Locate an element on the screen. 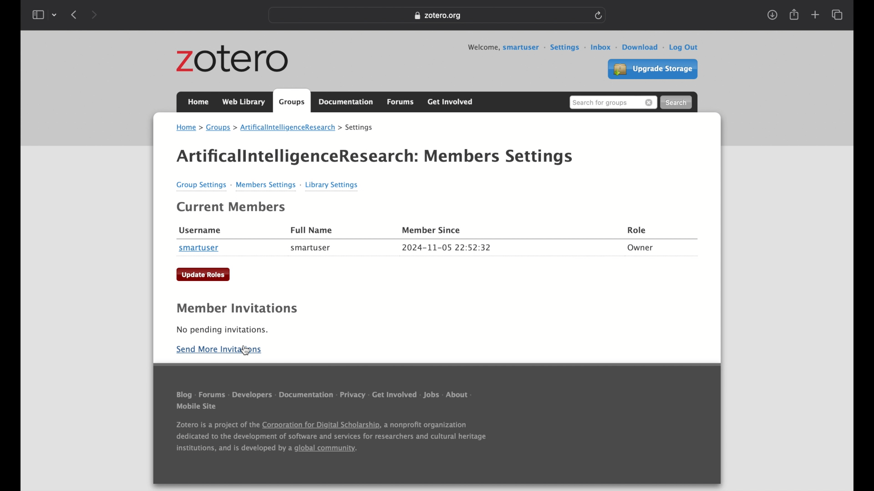 The height and width of the screenshot is (491, 874). documentation is located at coordinates (306, 396).